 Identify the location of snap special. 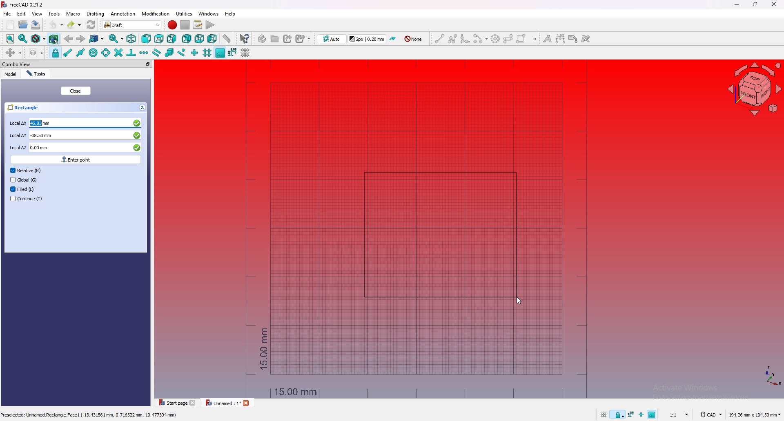
(169, 53).